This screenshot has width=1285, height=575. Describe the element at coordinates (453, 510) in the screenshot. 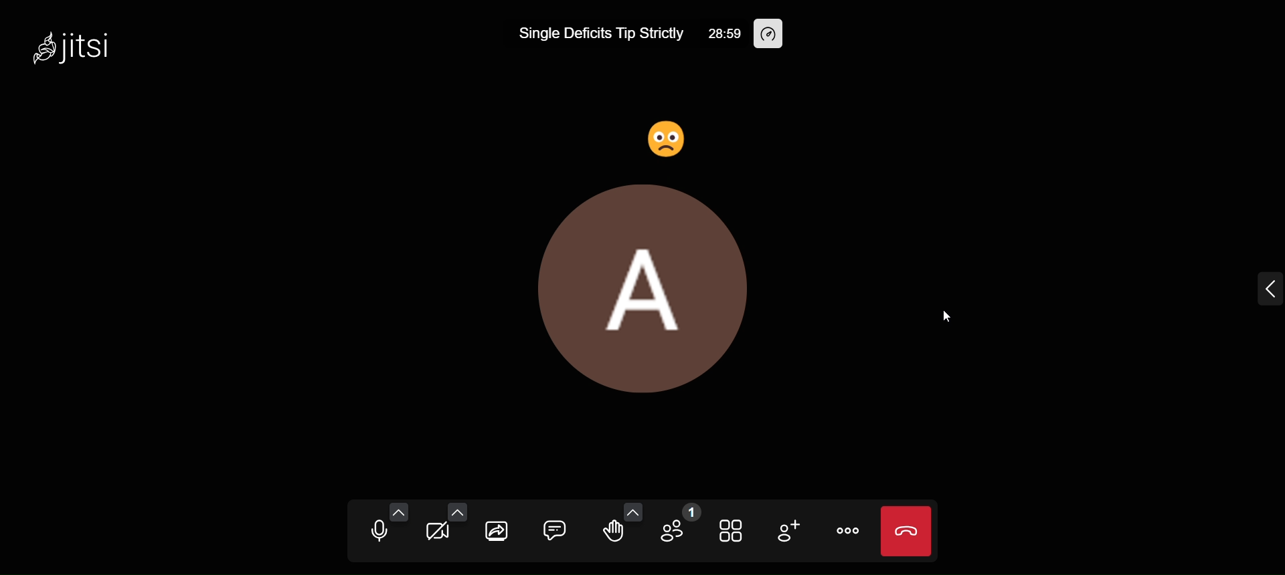

I see `video setting` at that location.